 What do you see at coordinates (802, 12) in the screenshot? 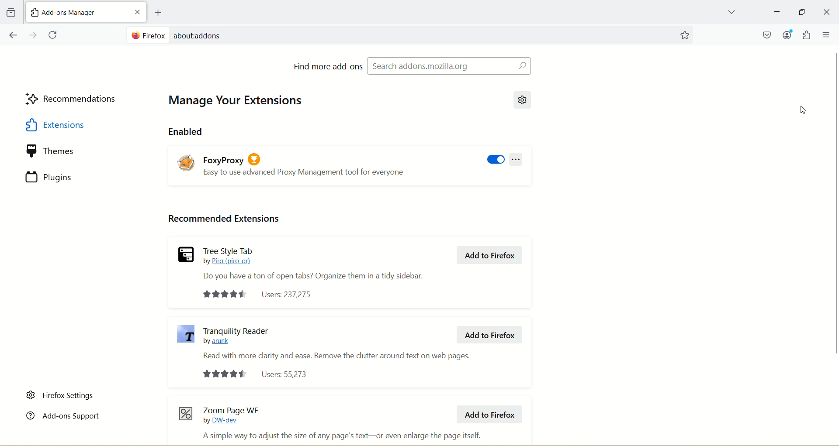
I see `Minimize` at bounding box center [802, 12].